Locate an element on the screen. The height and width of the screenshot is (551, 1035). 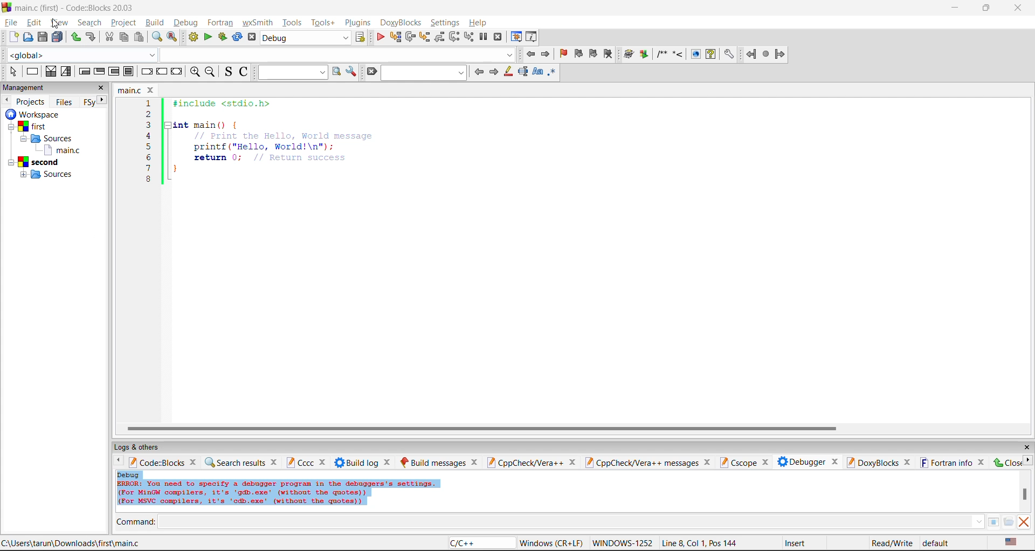
next is located at coordinates (103, 100).